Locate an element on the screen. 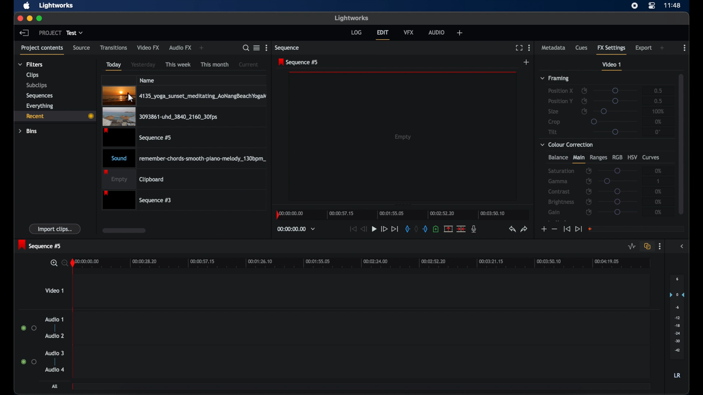 The image size is (703, 395). curves is located at coordinates (652, 158).